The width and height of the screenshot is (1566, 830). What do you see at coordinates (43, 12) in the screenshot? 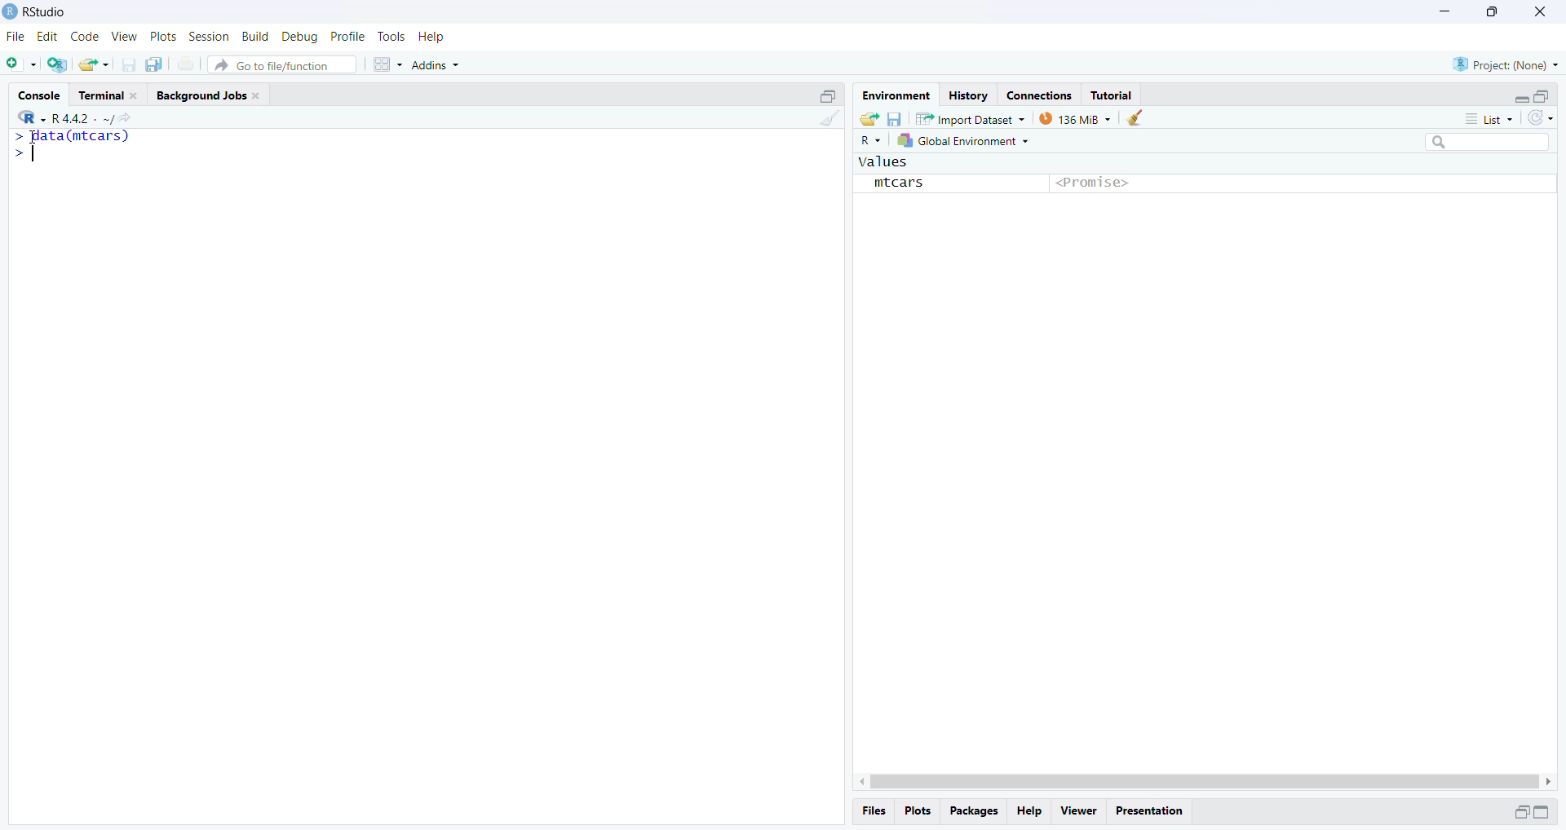
I see `RStudio` at bounding box center [43, 12].